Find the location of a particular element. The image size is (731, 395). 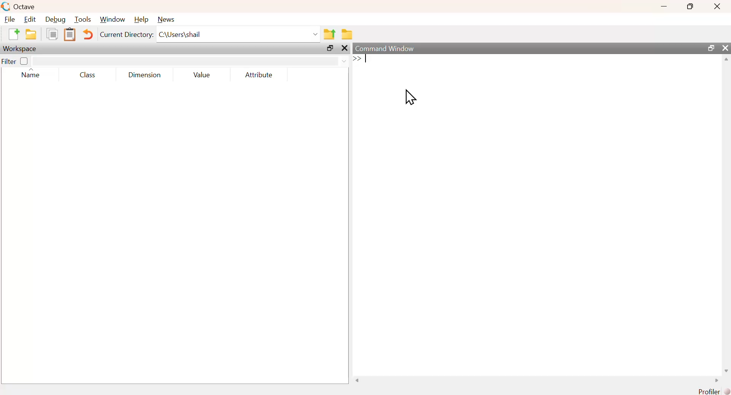

command window is located at coordinates (386, 48).